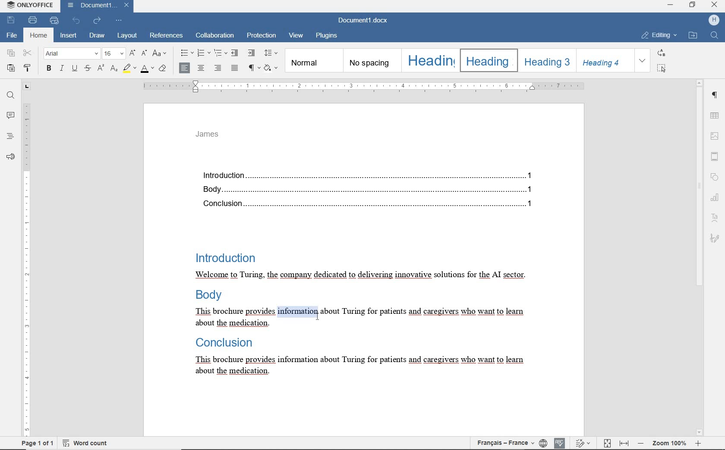 Image resolution: width=725 pixels, height=450 pixels. What do you see at coordinates (255, 69) in the screenshot?
I see `NONOPRINTING CHARACTERS` at bounding box center [255, 69].